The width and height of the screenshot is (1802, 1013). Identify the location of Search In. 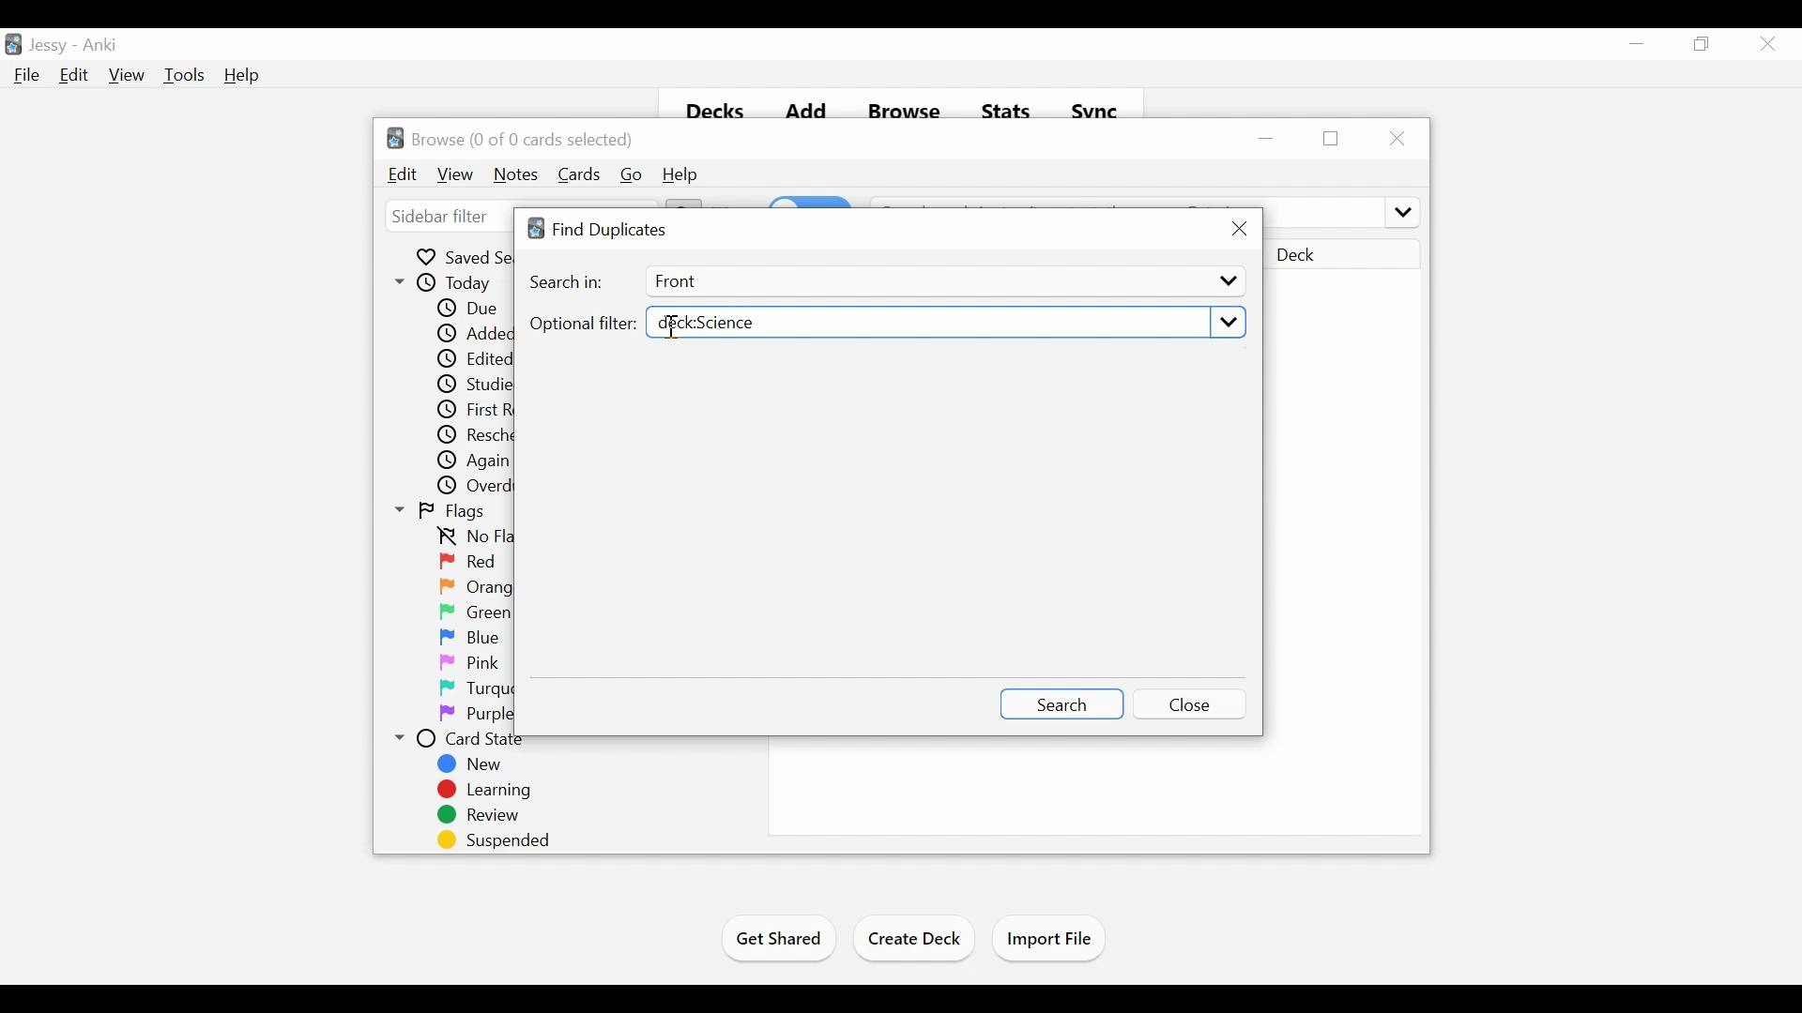
(568, 283).